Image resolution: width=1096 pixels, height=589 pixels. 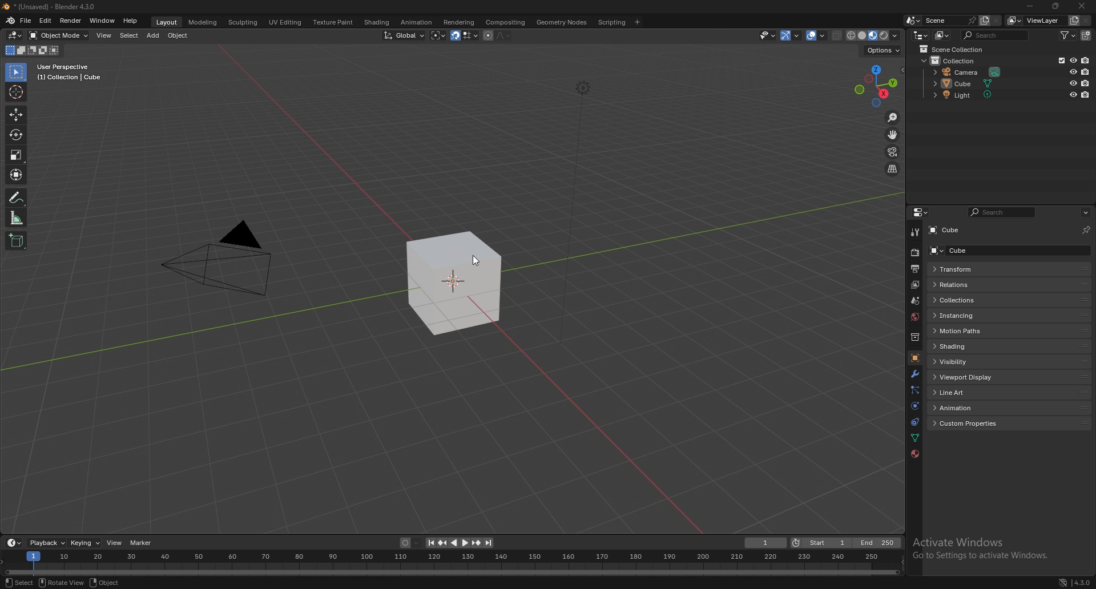 I want to click on annotate, so click(x=17, y=197).